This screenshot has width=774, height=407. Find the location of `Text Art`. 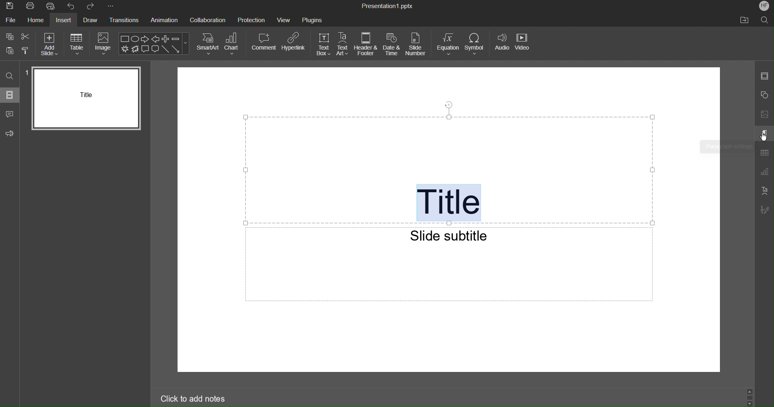

Text Art is located at coordinates (764, 191).